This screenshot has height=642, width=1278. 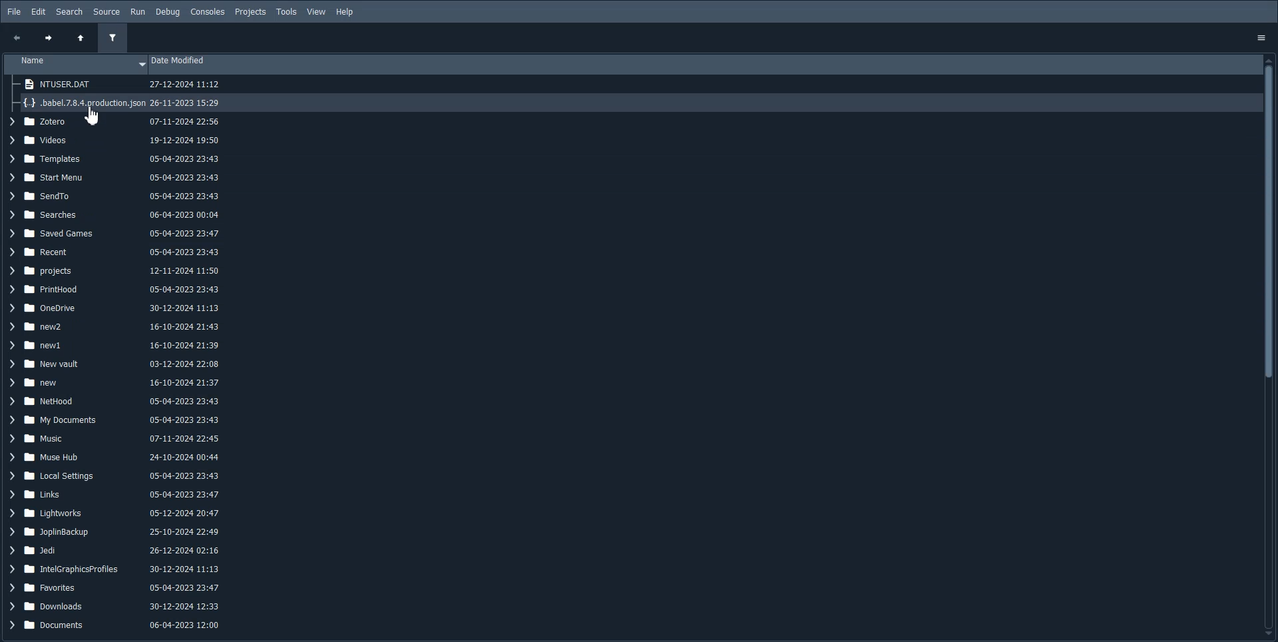 I want to click on Vertical scroll bar, so click(x=1270, y=346).